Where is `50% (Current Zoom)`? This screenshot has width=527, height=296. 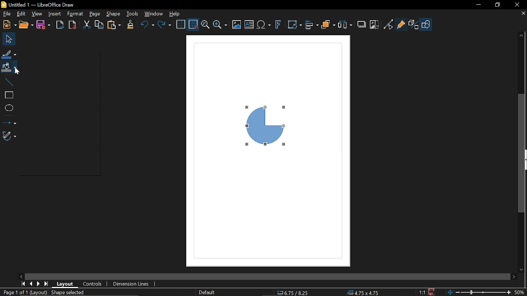
50% (Current Zoom) is located at coordinates (520, 291).